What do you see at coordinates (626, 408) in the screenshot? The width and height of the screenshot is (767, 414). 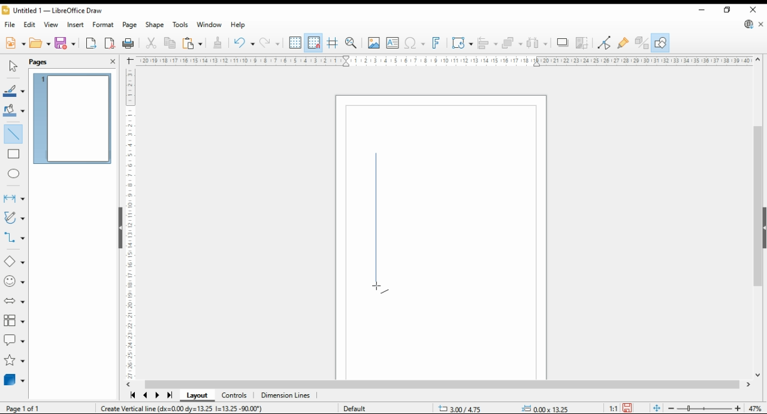 I see `save` at bounding box center [626, 408].